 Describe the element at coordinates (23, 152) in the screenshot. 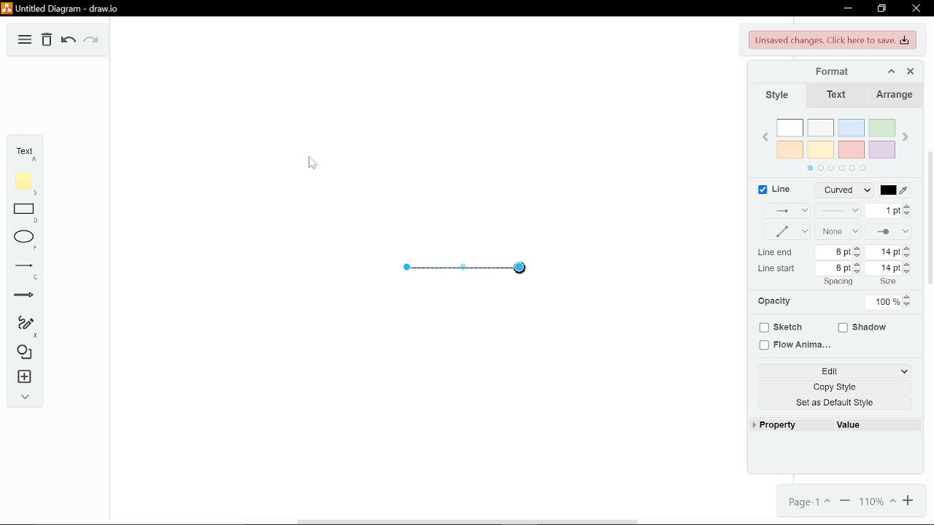

I see `Text` at that location.